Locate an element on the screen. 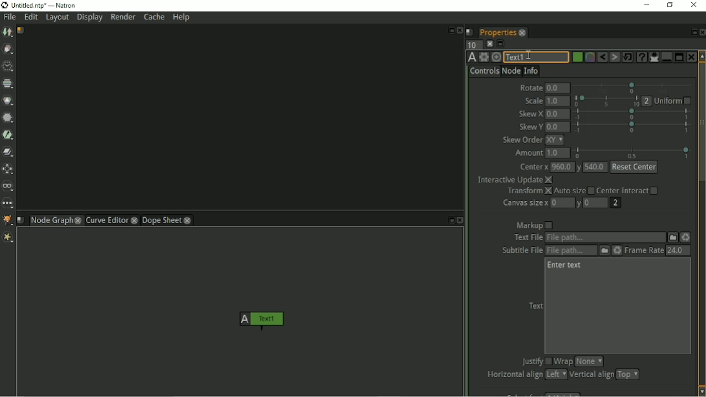  title is located at coordinates (51, 5).